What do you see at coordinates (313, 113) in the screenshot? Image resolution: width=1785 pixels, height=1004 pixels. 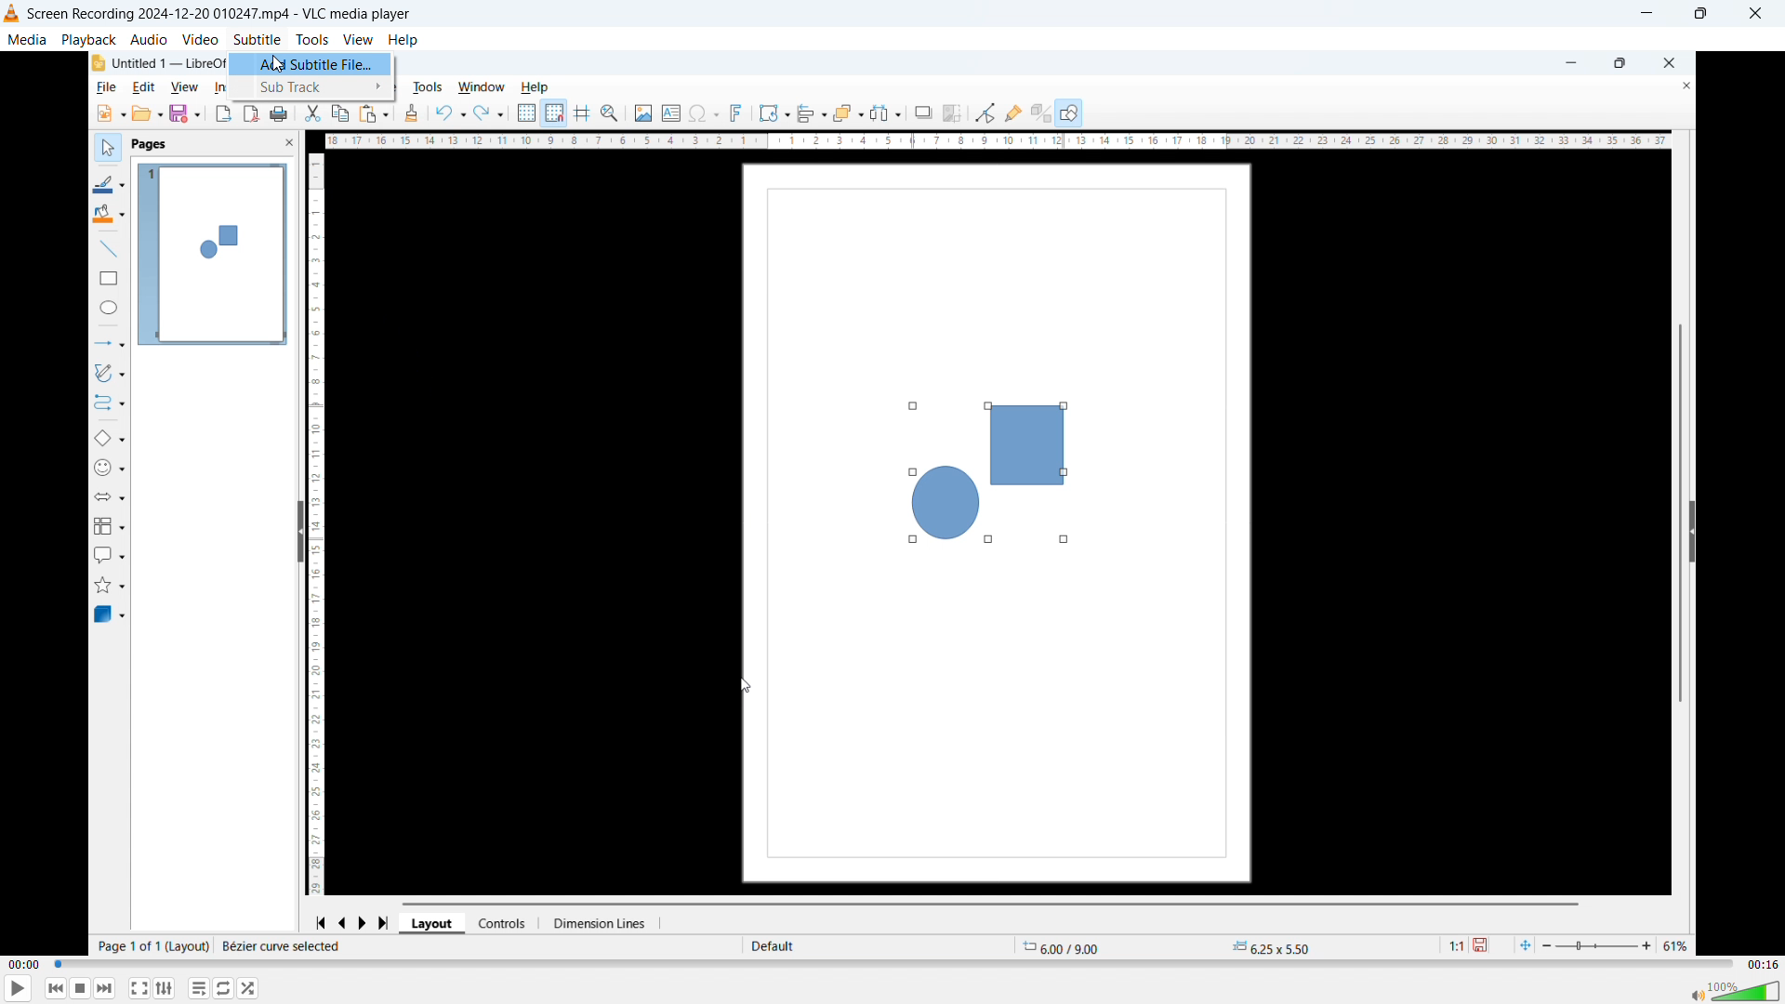 I see `cut` at bounding box center [313, 113].